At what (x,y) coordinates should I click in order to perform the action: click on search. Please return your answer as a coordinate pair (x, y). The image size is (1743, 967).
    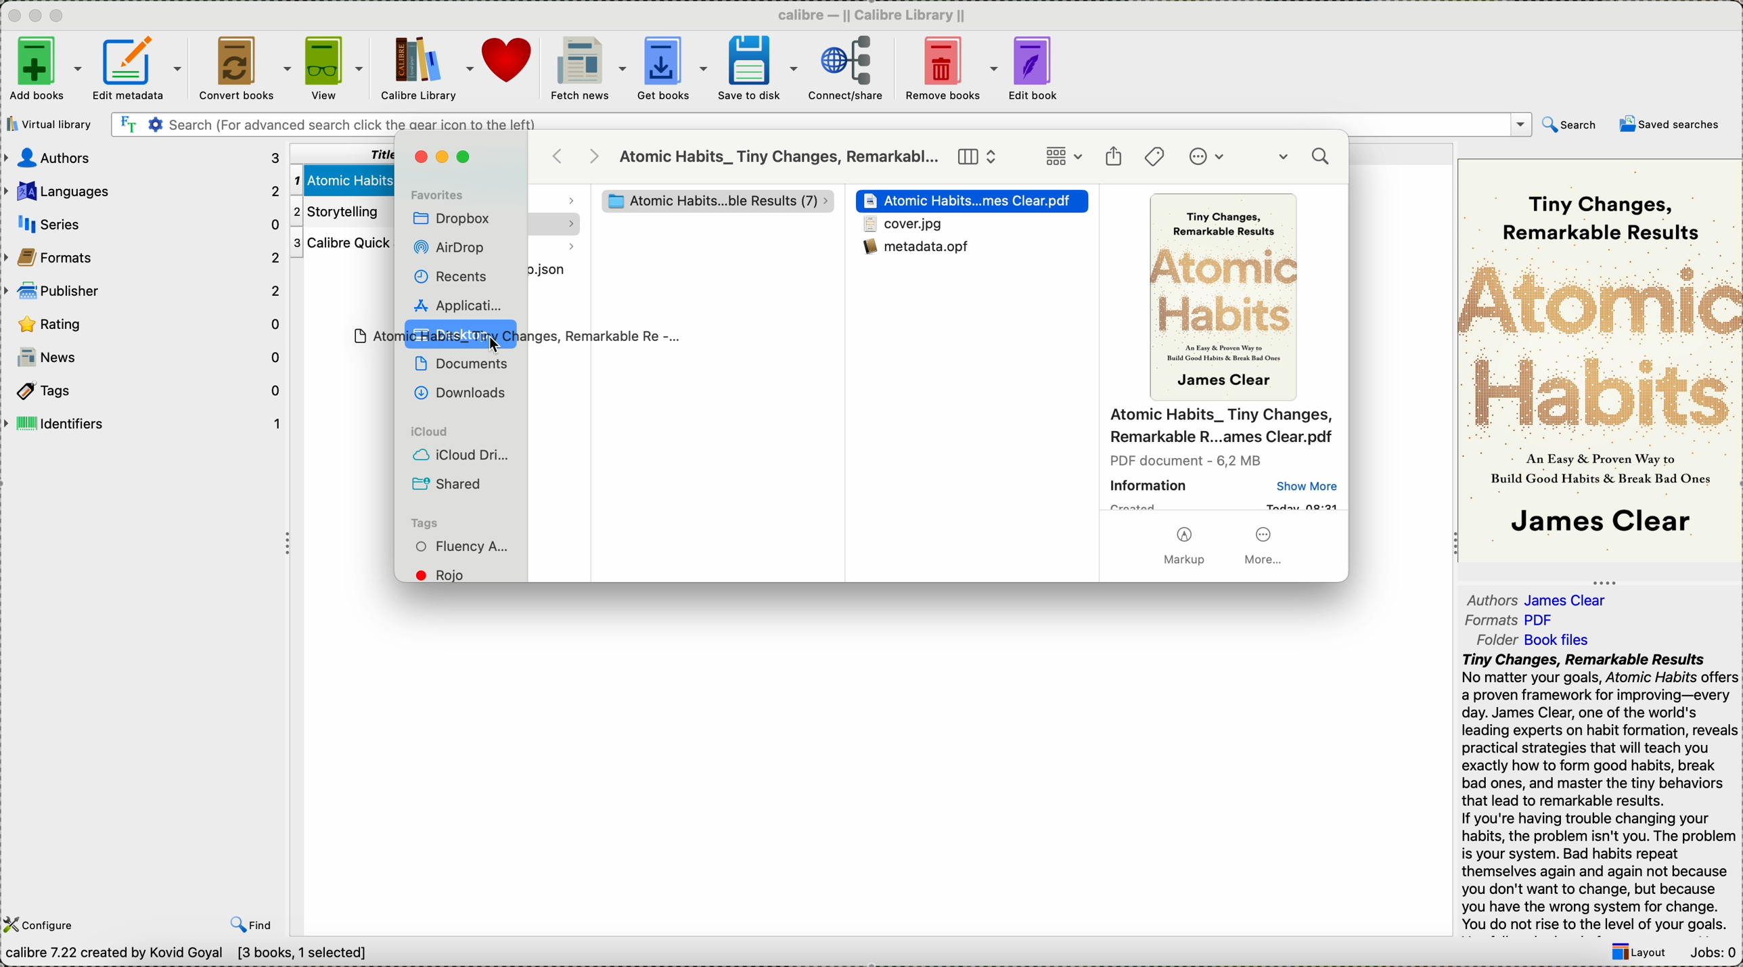
    Looking at the image, I should click on (1570, 127).